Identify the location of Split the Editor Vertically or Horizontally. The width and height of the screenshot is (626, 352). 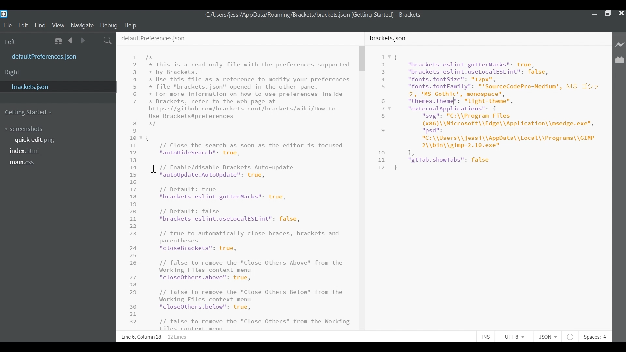
(95, 40).